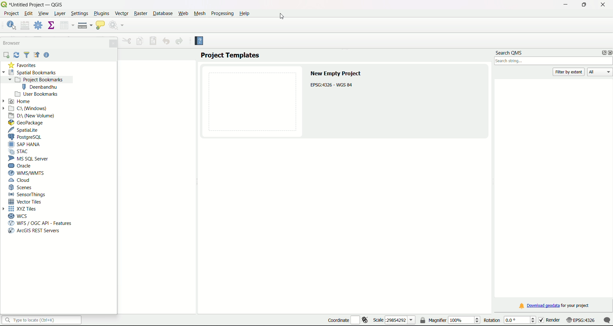 The height and width of the screenshot is (326, 613). I want to click on D Drive, so click(32, 115).